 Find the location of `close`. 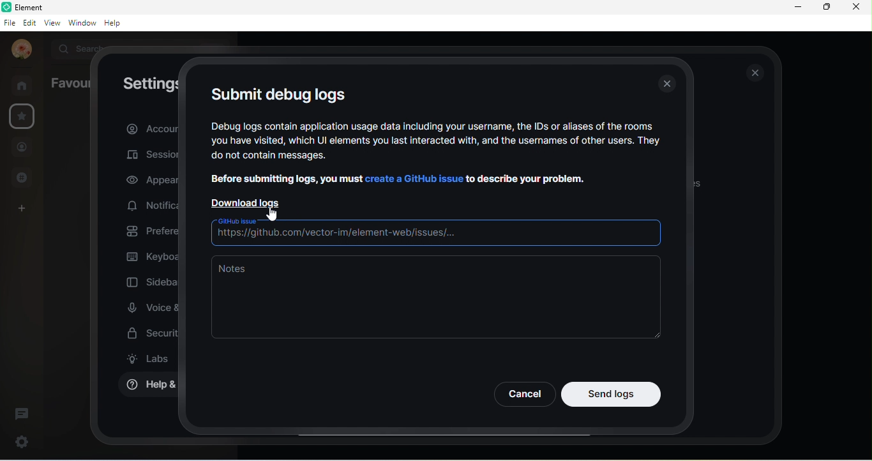

close is located at coordinates (855, 6).